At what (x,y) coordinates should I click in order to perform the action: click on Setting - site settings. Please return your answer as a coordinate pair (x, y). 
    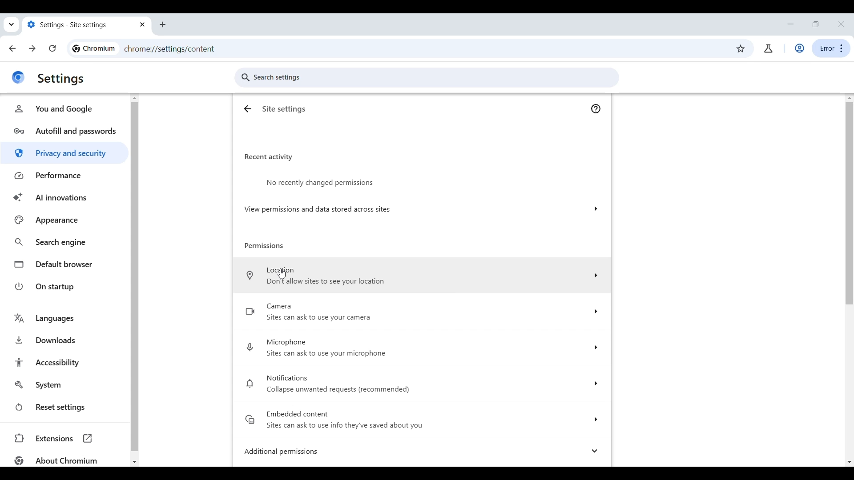
    Looking at the image, I should click on (78, 24).